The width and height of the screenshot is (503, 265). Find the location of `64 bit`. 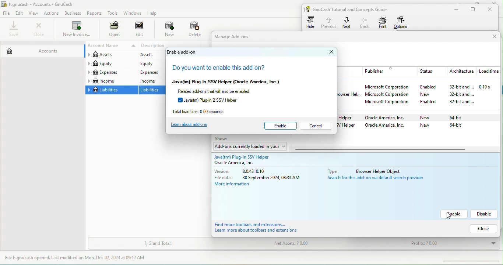

64 bit is located at coordinates (458, 117).